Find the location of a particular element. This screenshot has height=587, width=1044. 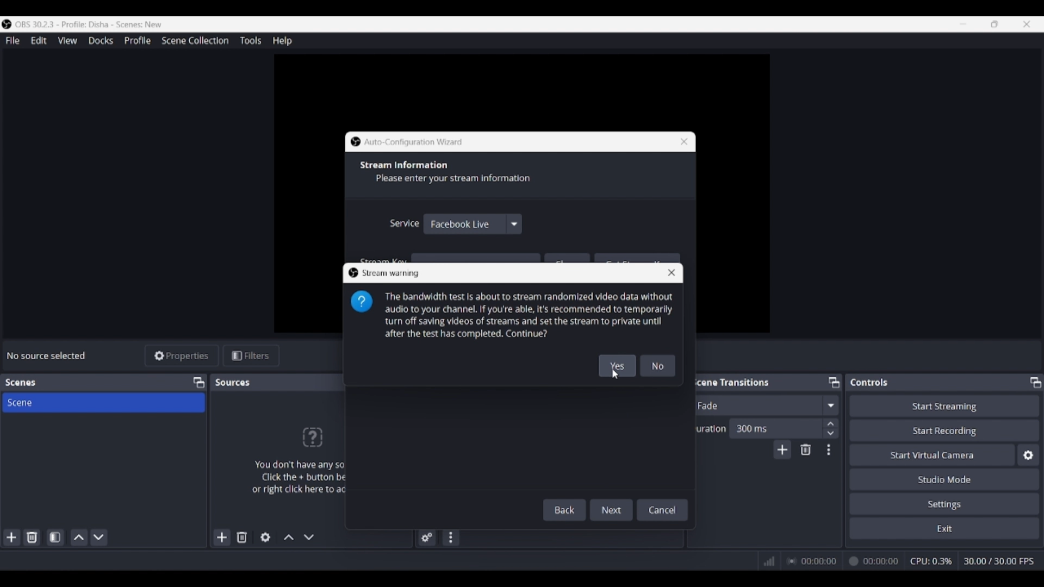

Start recording is located at coordinates (945, 430).